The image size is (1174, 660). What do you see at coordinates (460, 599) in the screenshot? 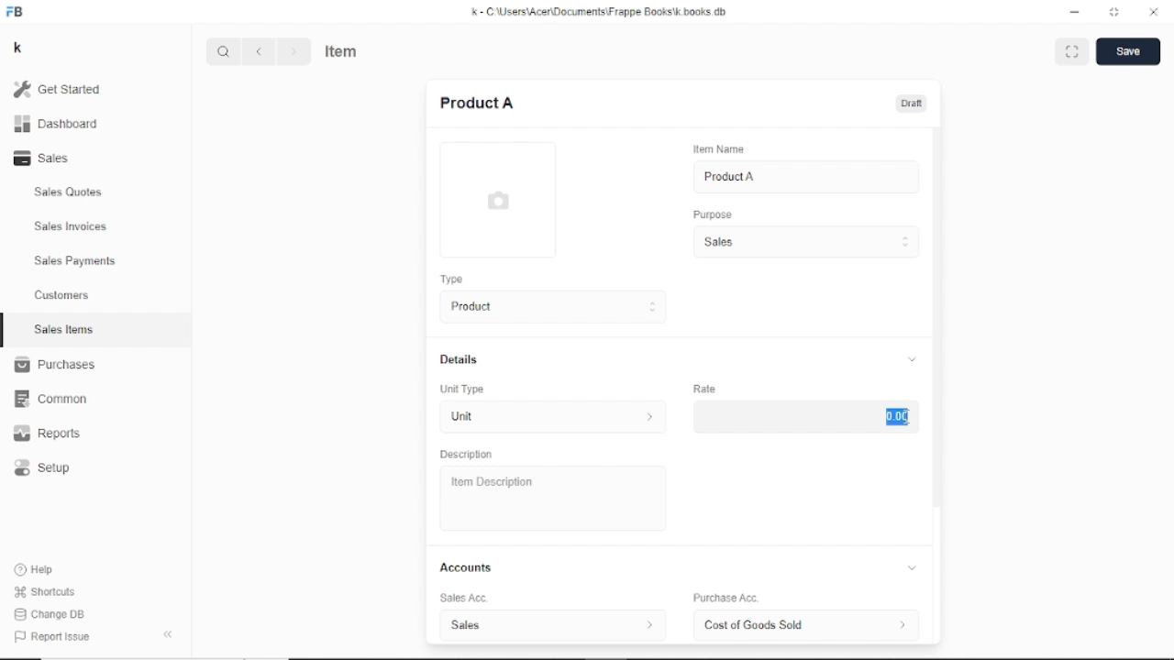
I see `Sales Acc.` at bounding box center [460, 599].